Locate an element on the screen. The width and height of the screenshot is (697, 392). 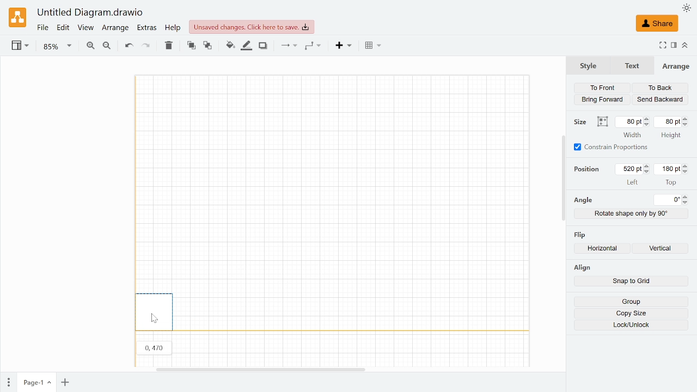
Decrease top is located at coordinates (687, 172).